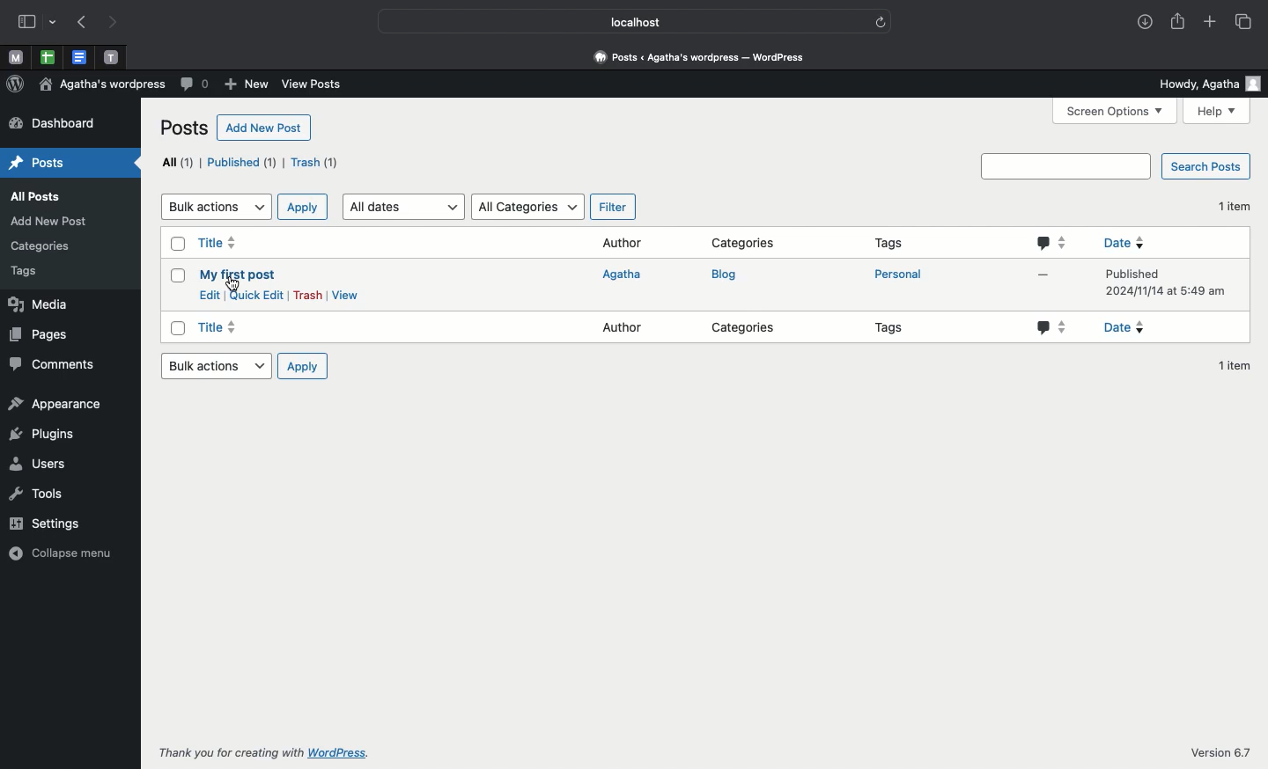 This screenshot has height=769, width=1268. I want to click on Title, so click(218, 327).